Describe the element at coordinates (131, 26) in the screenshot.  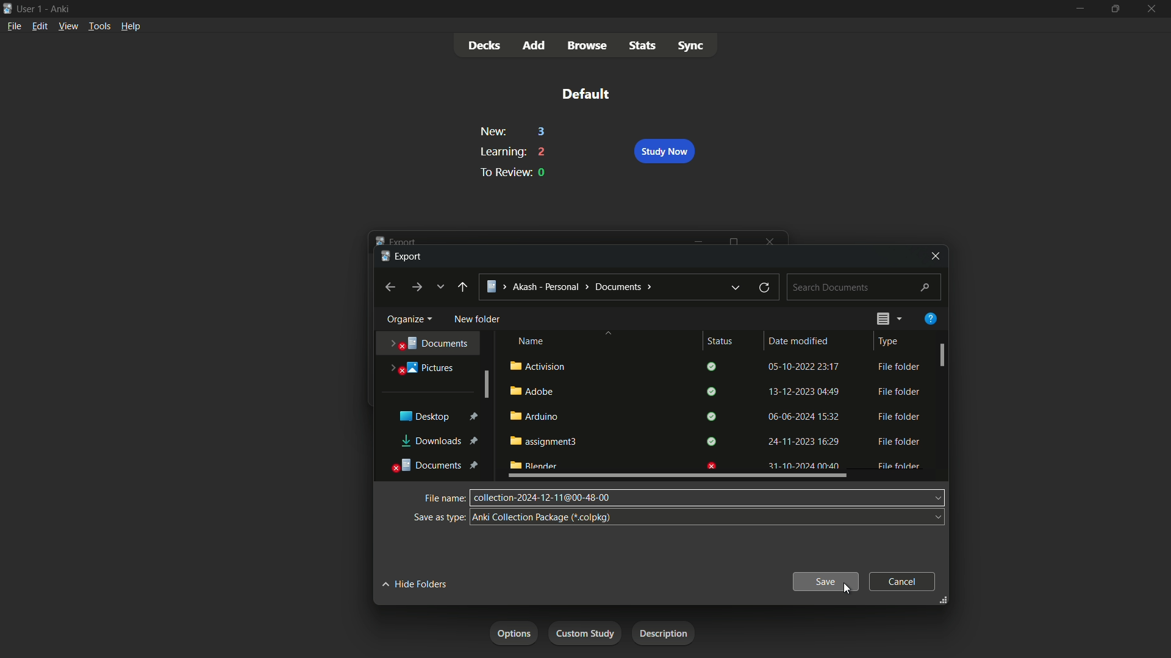
I see `help menu` at that location.